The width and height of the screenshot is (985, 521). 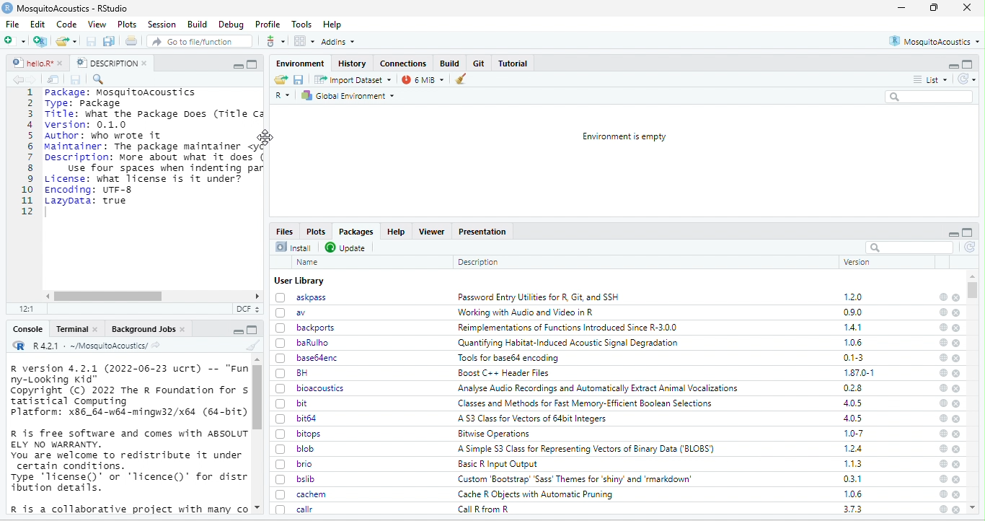 I want to click on base64enc, so click(x=306, y=357).